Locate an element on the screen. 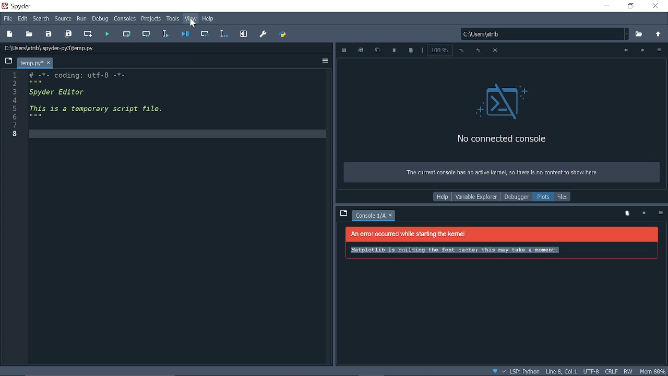 The image size is (668, 376). Run file is located at coordinates (109, 33).